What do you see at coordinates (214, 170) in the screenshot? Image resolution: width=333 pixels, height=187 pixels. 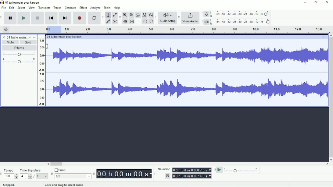 I see `Audacity play-at-speed toolbar` at bounding box center [214, 170].